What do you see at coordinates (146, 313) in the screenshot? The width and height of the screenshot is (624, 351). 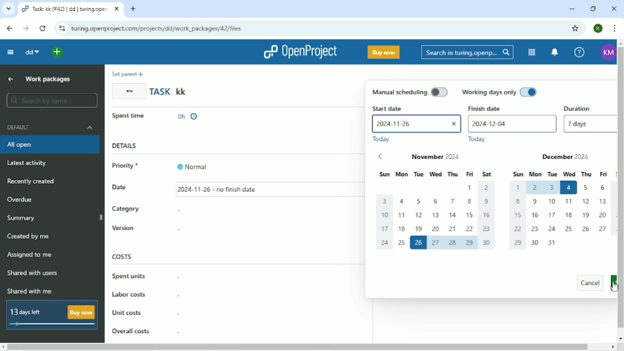 I see `unit costs` at bounding box center [146, 313].